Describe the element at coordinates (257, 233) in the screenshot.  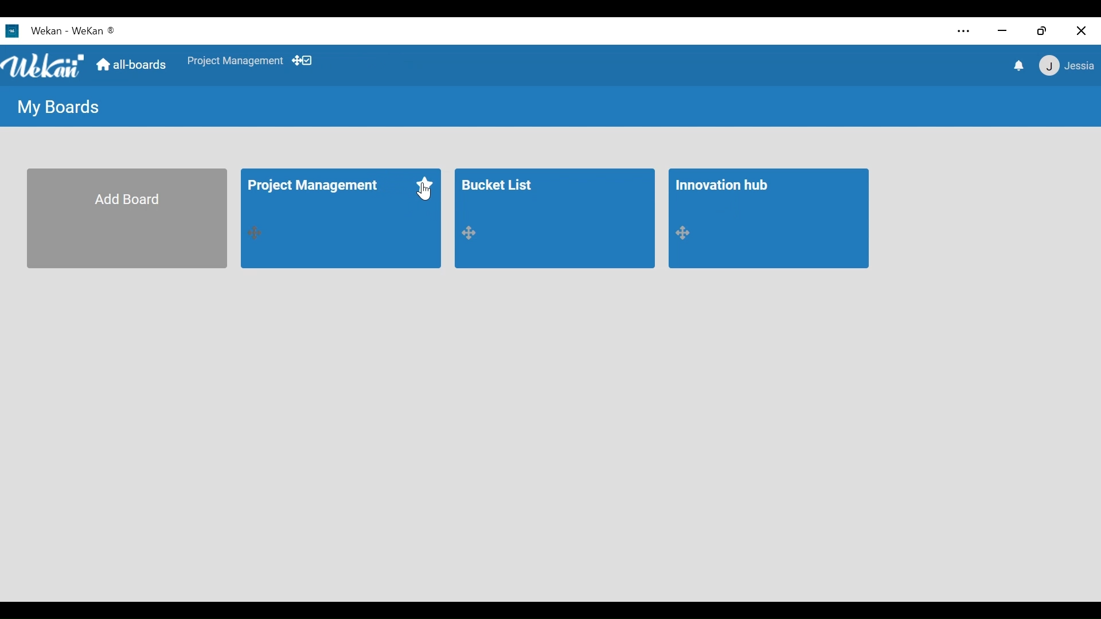
I see `Desktop drag handle` at that location.